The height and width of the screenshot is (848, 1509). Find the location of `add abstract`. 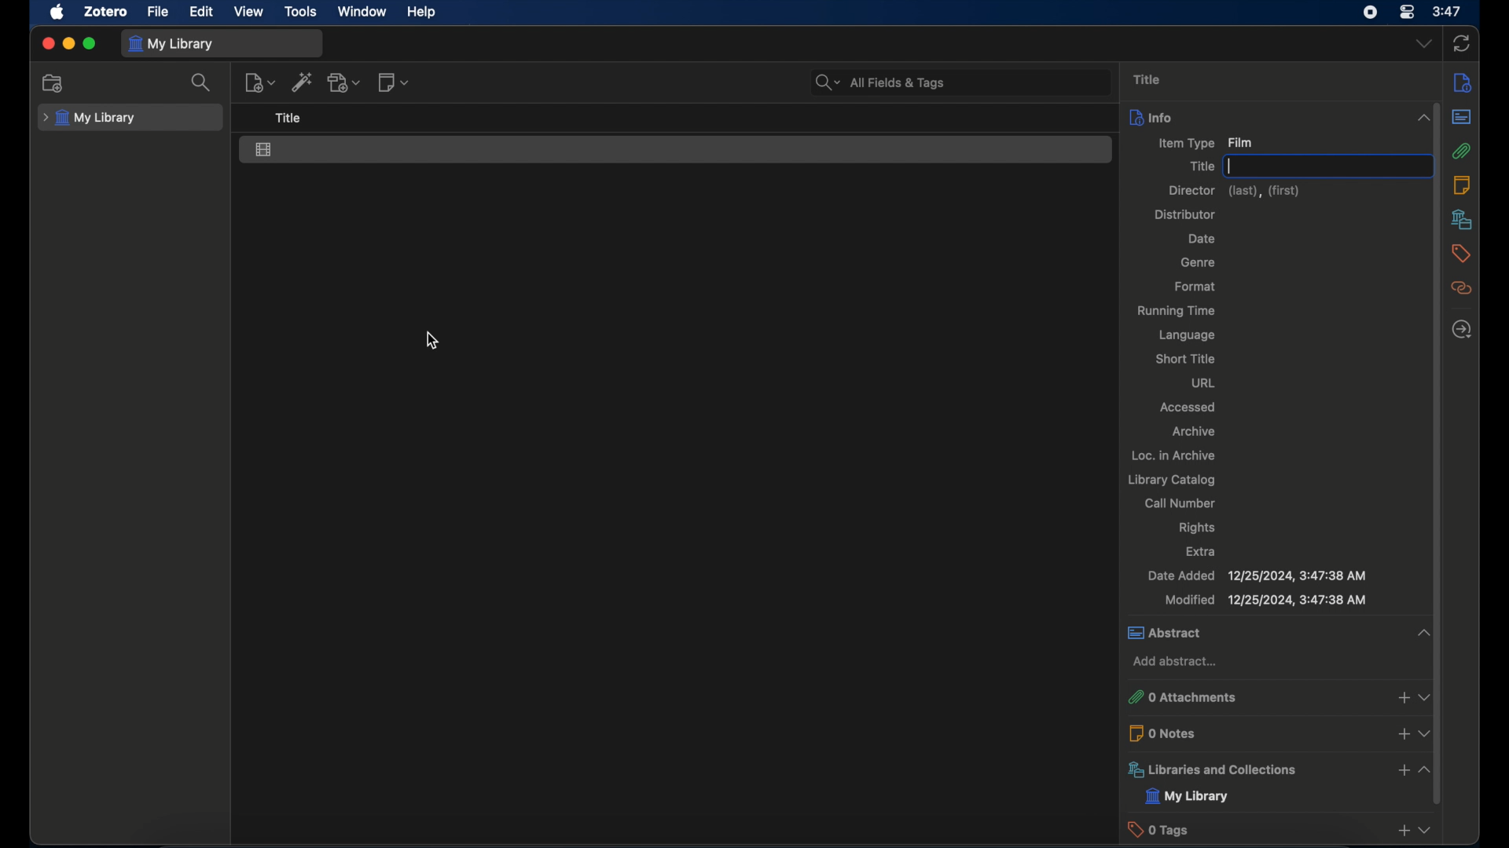

add abstract is located at coordinates (1174, 661).